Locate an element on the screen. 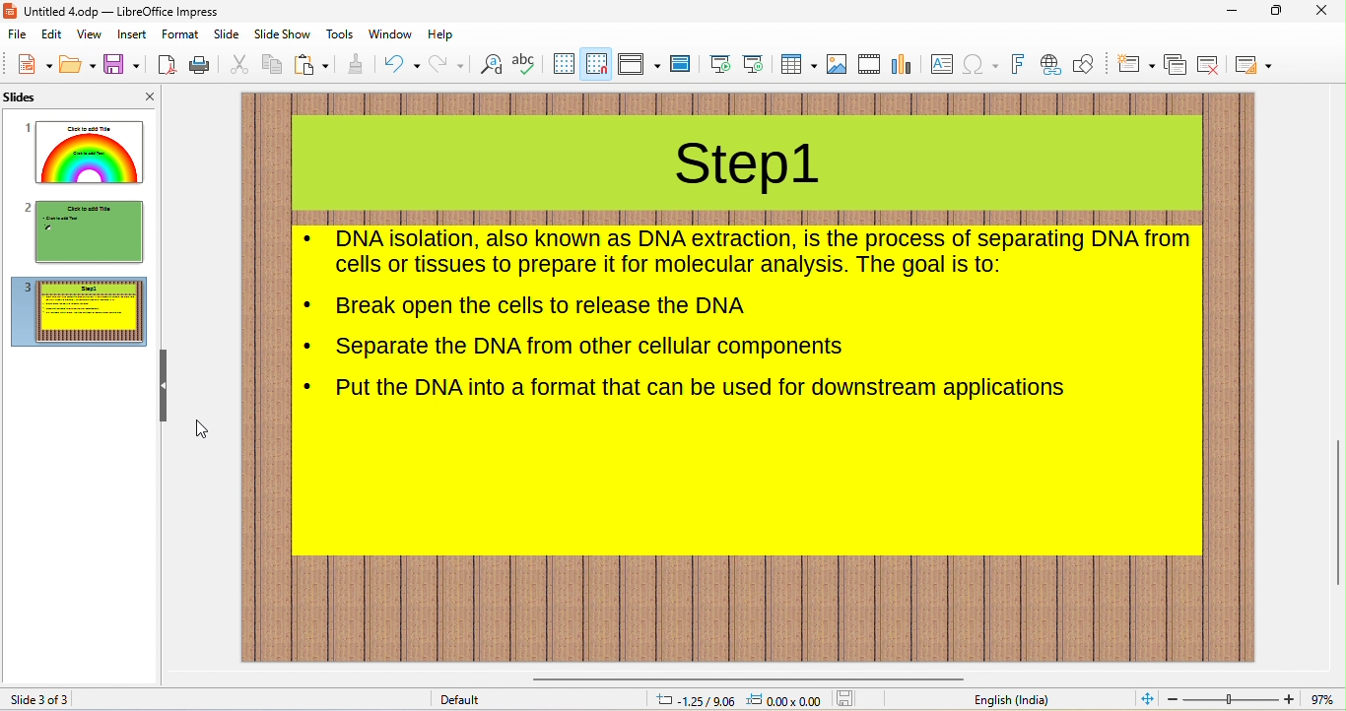 This screenshot has height=711, width=1346. special characters is located at coordinates (980, 66).